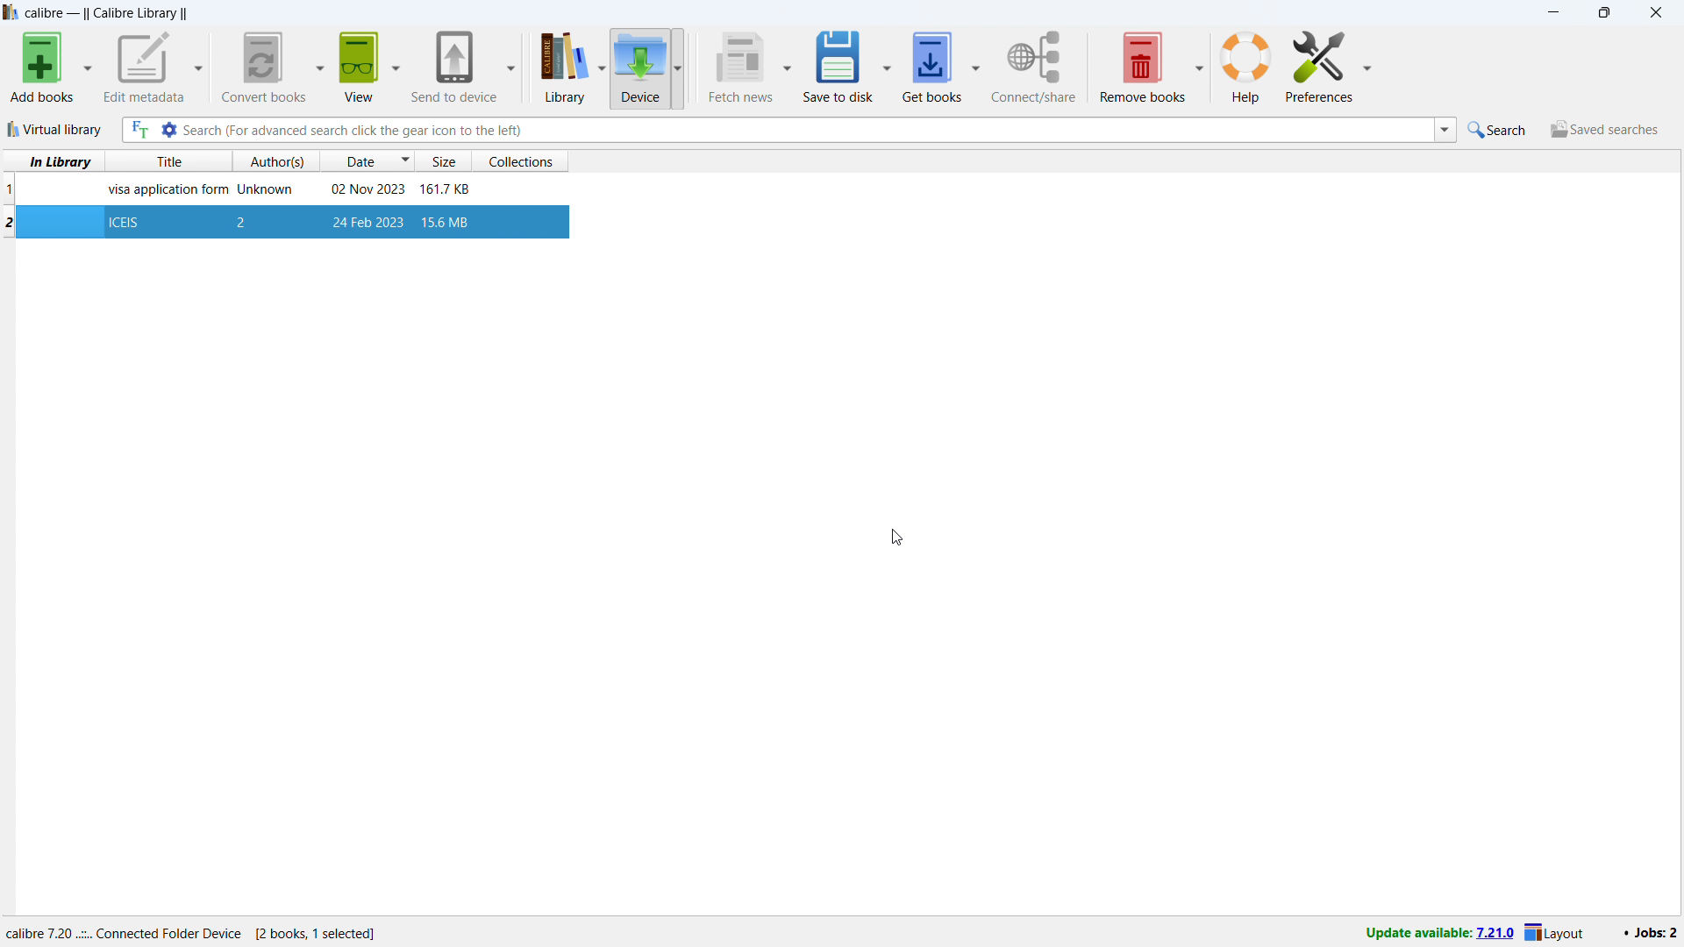  I want to click on edit metadata options, so click(199, 69).